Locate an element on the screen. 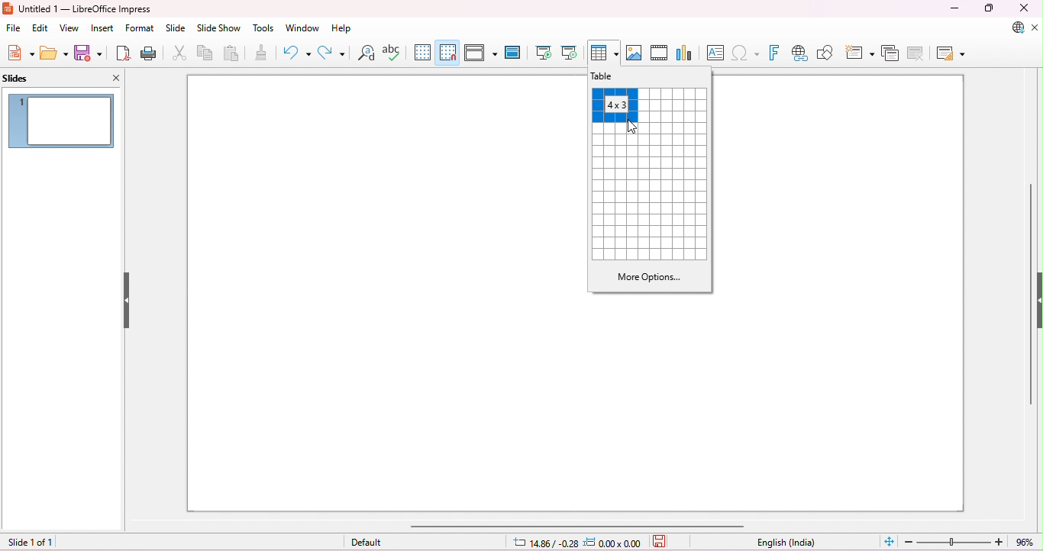 The height and width of the screenshot is (551, 1043). paste is located at coordinates (233, 54).